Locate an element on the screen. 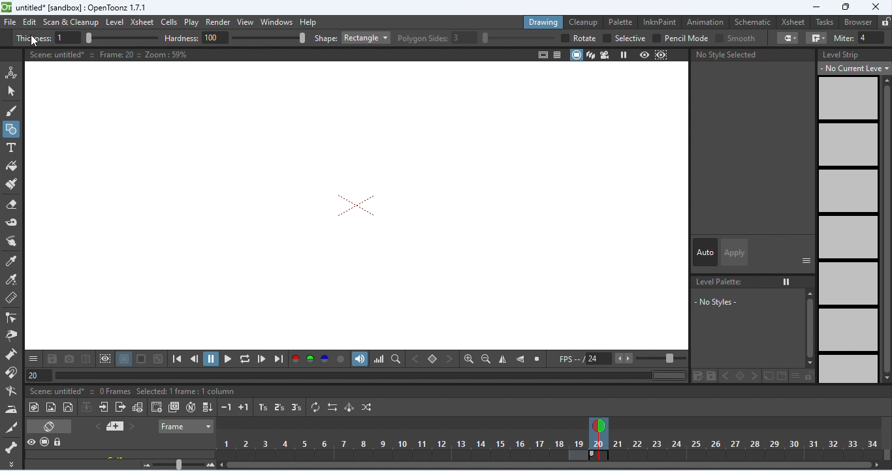 This screenshot has width=892, height=471. pencil mode is located at coordinates (680, 38).